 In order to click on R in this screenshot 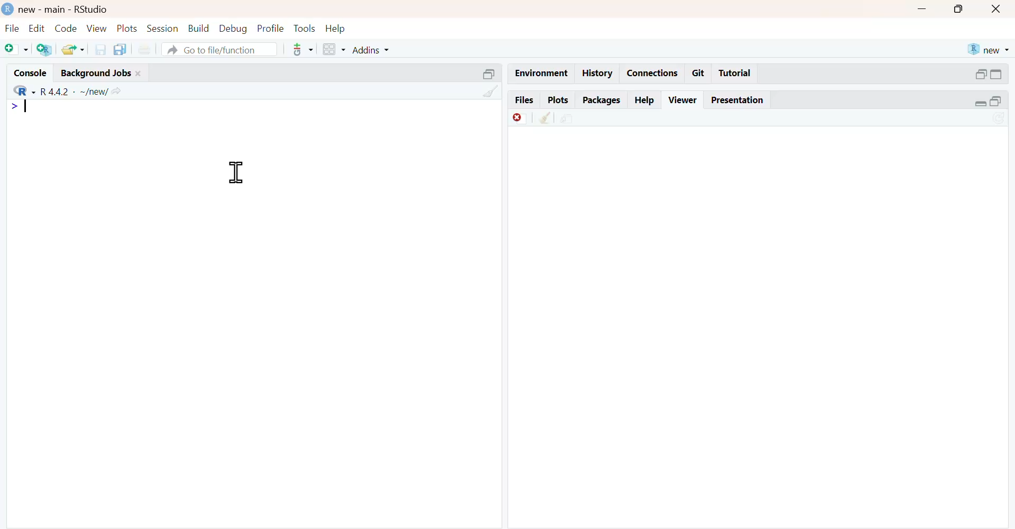, I will do `click(25, 90)`.